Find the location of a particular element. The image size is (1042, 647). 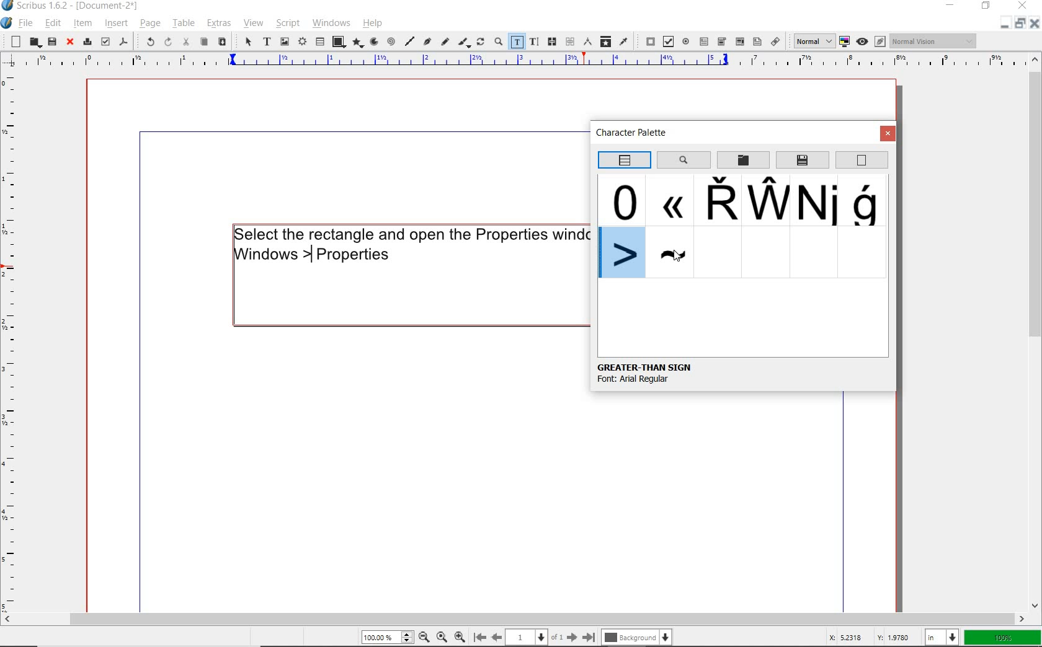

glyphs is located at coordinates (767, 200).